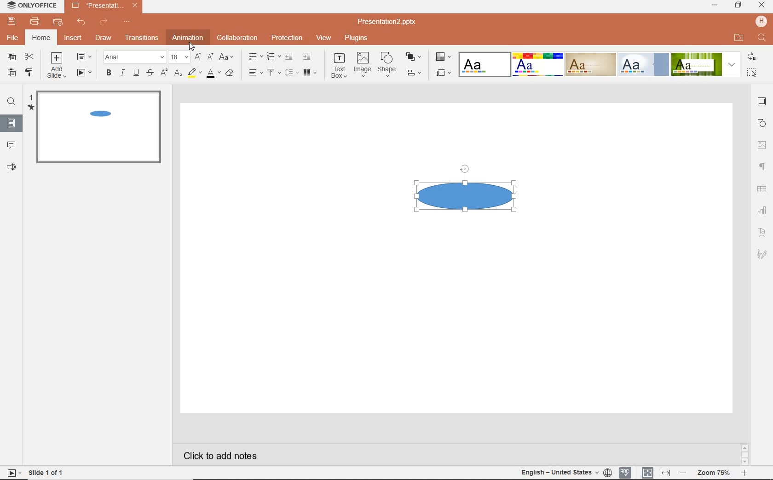  What do you see at coordinates (150, 72) in the screenshot?
I see `strikethrough` at bounding box center [150, 72].